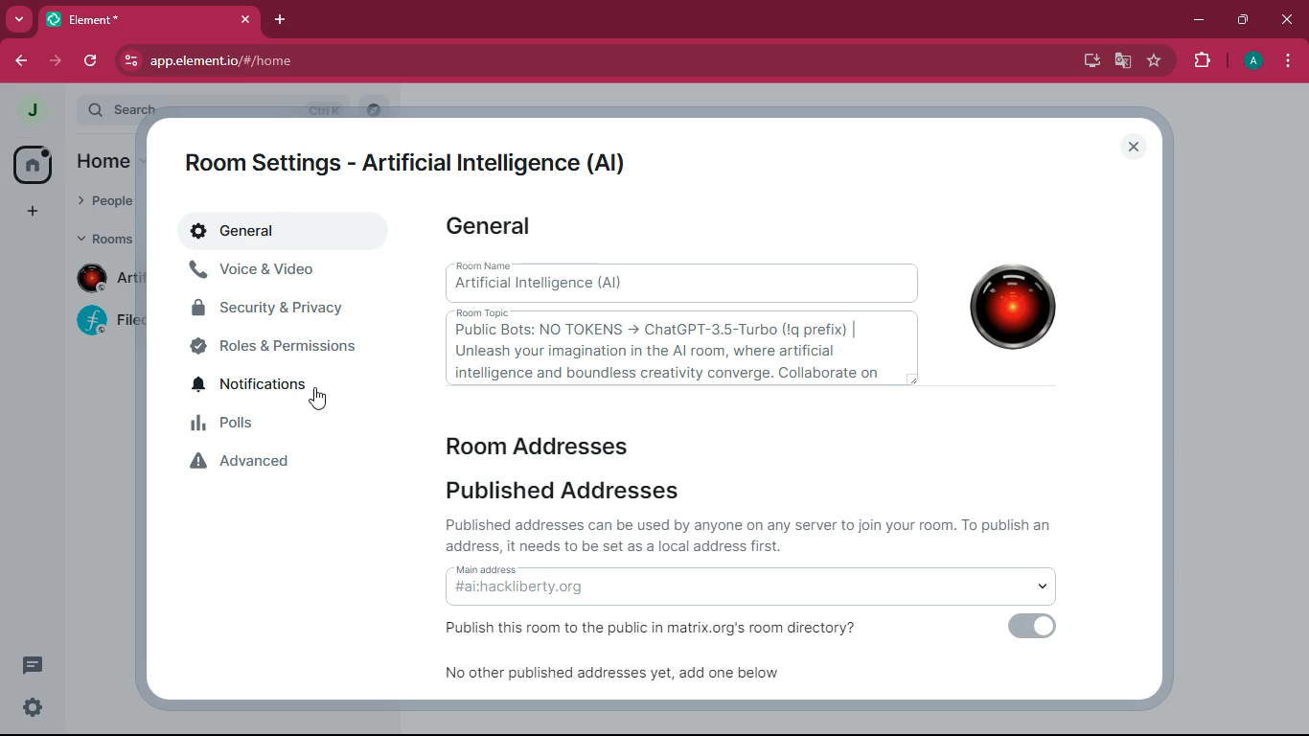 The height and width of the screenshot is (736, 1309). I want to click on home, so click(36, 166).